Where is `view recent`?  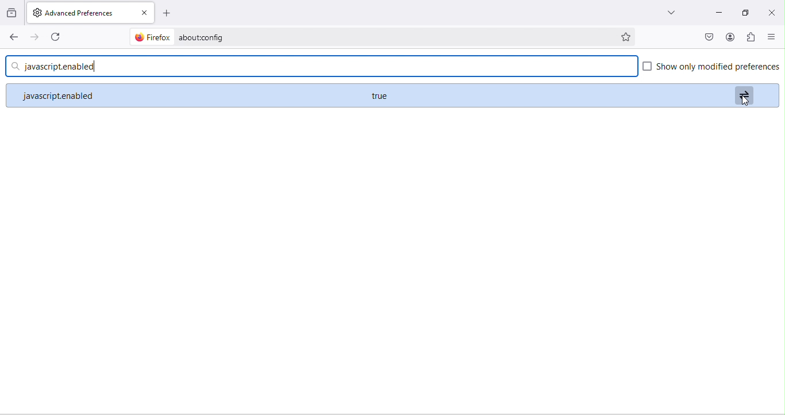 view recent is located at coordinates (10, 13).